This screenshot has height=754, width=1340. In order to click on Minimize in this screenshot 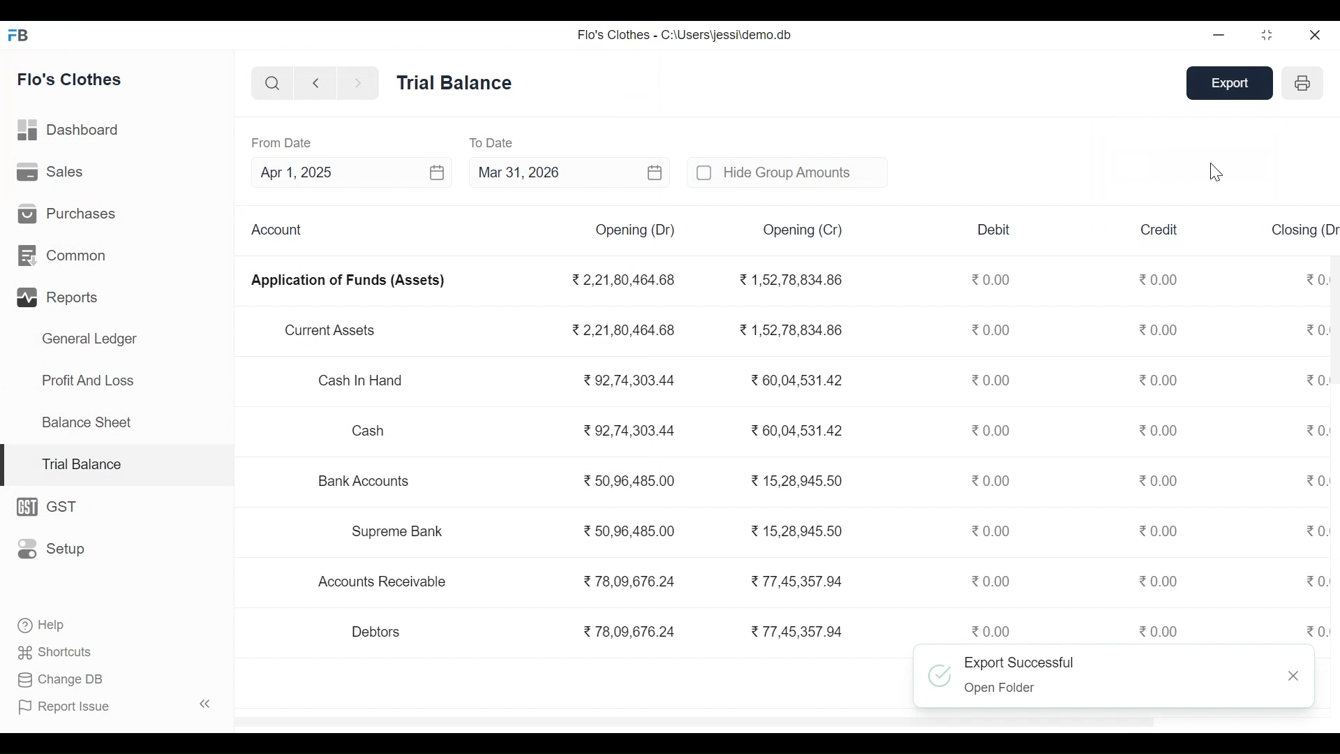, I will do `click(1220, 35)`.